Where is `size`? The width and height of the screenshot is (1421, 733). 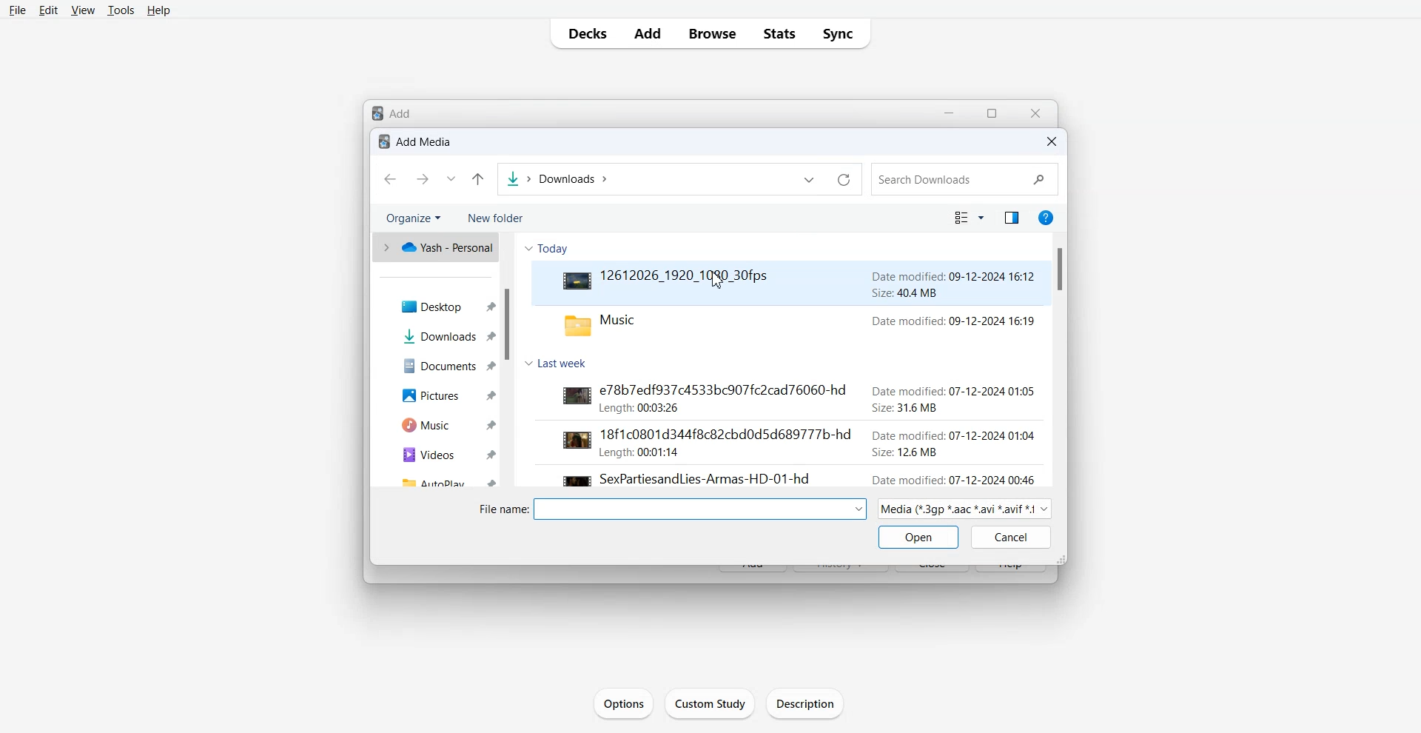 size is located at coordinates (905, 452).